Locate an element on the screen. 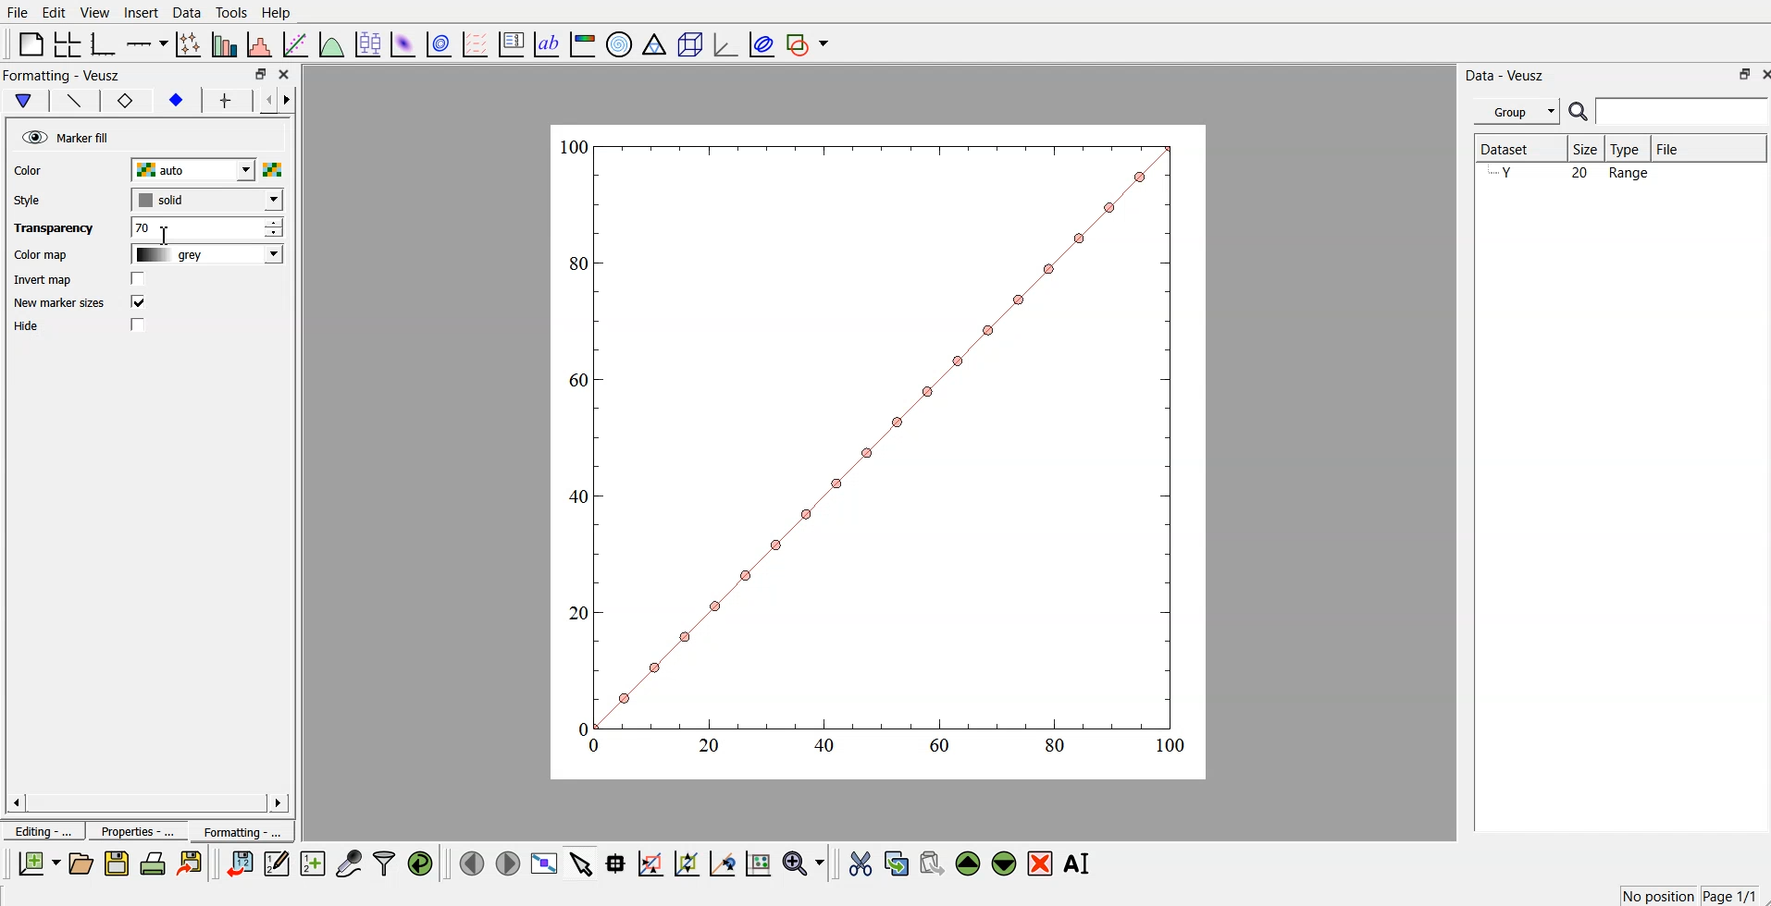 Image resolution: width=1771 pixels, height=906 pixels. click to recentre graph axes is located at coordinates (724, 861).